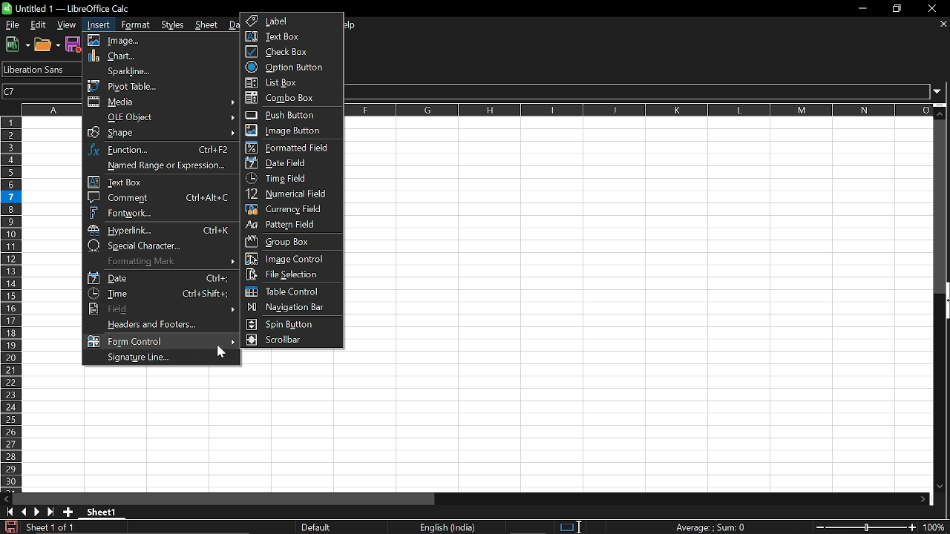 The image size is (950, 534). Describe the element at coordinates (282, 163) in the screenshot. I see `date field` at that location.